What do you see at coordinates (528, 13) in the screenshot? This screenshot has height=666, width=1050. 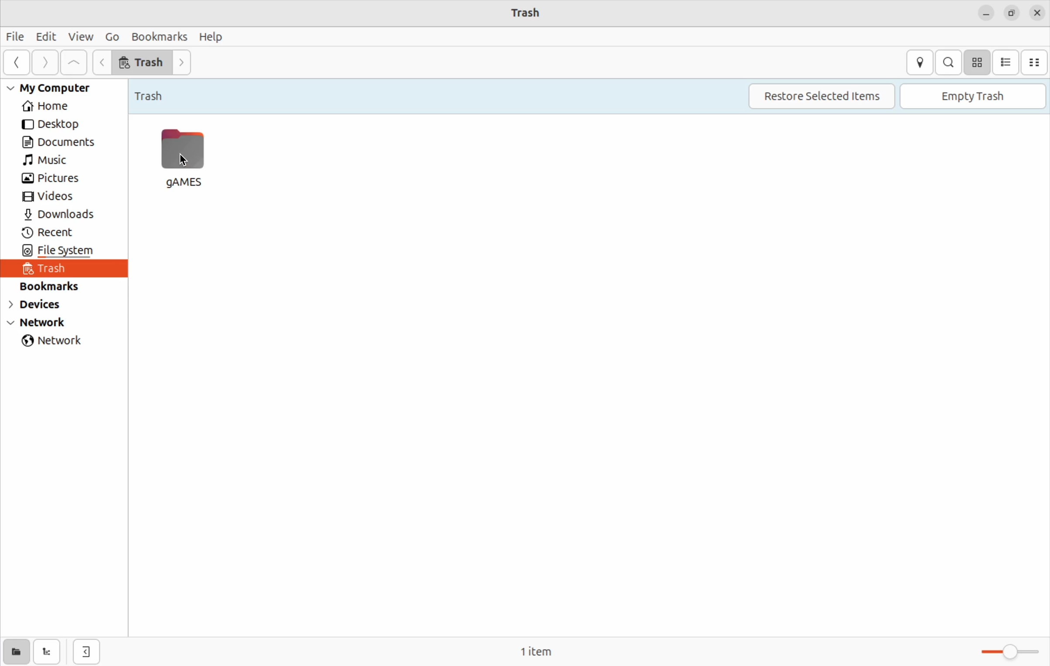 I see `trash` at bounding box center [528, 13].